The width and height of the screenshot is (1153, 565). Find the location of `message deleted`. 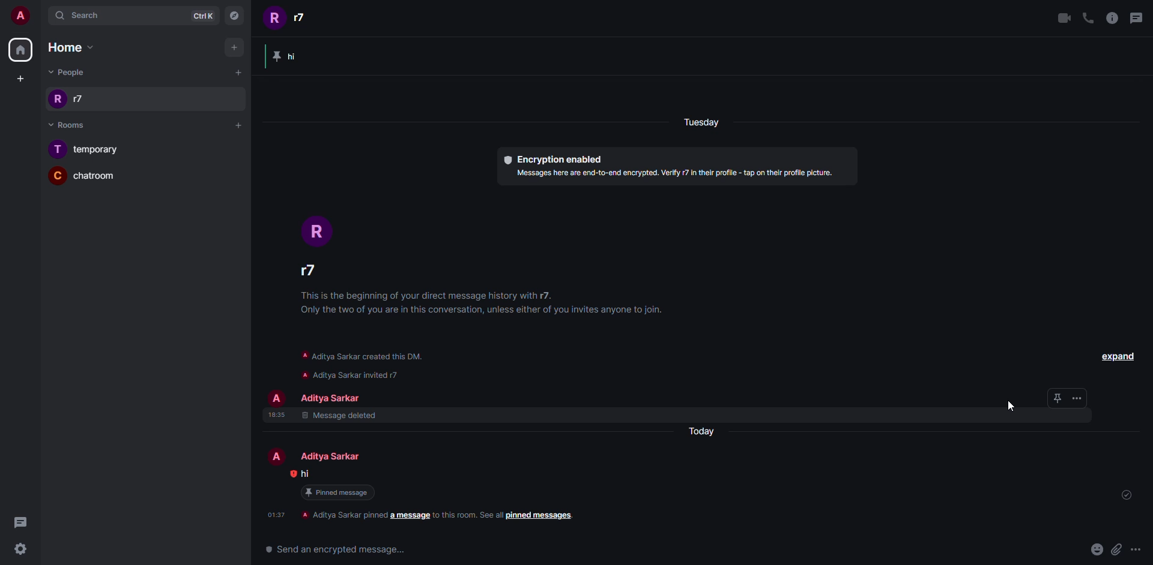

message deleted is located at coordinates (341, 417).